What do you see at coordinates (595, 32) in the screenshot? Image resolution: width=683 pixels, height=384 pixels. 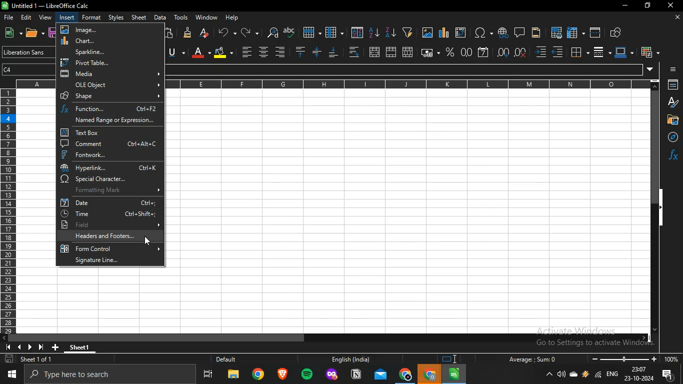 I see `split window` at bounding box center [595, 32].